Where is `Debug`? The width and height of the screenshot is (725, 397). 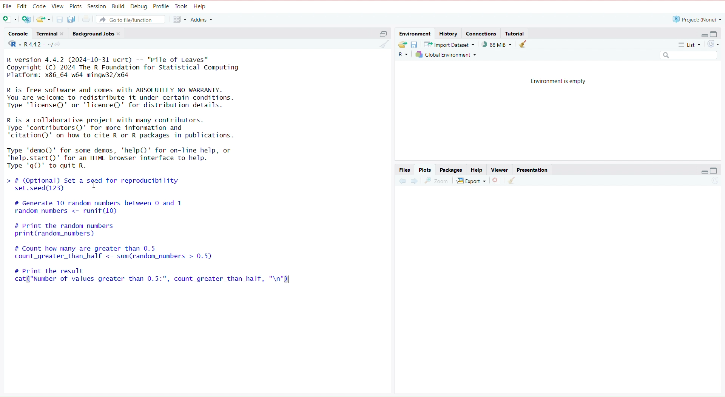
Debug is located at coordinates (139, 6).